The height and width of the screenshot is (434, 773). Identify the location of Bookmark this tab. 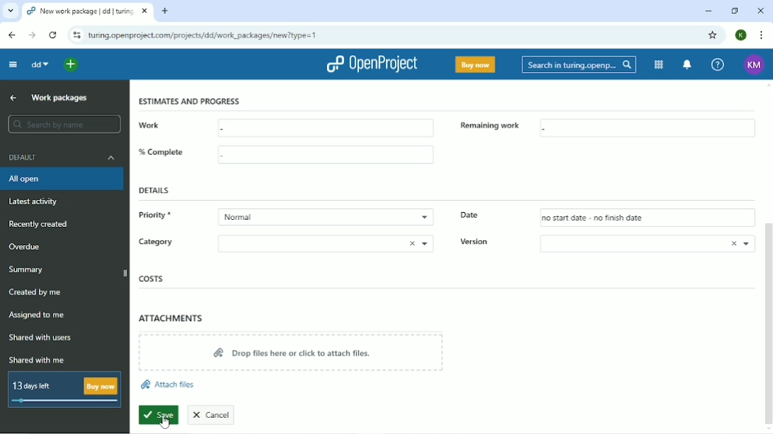
(713, 35).